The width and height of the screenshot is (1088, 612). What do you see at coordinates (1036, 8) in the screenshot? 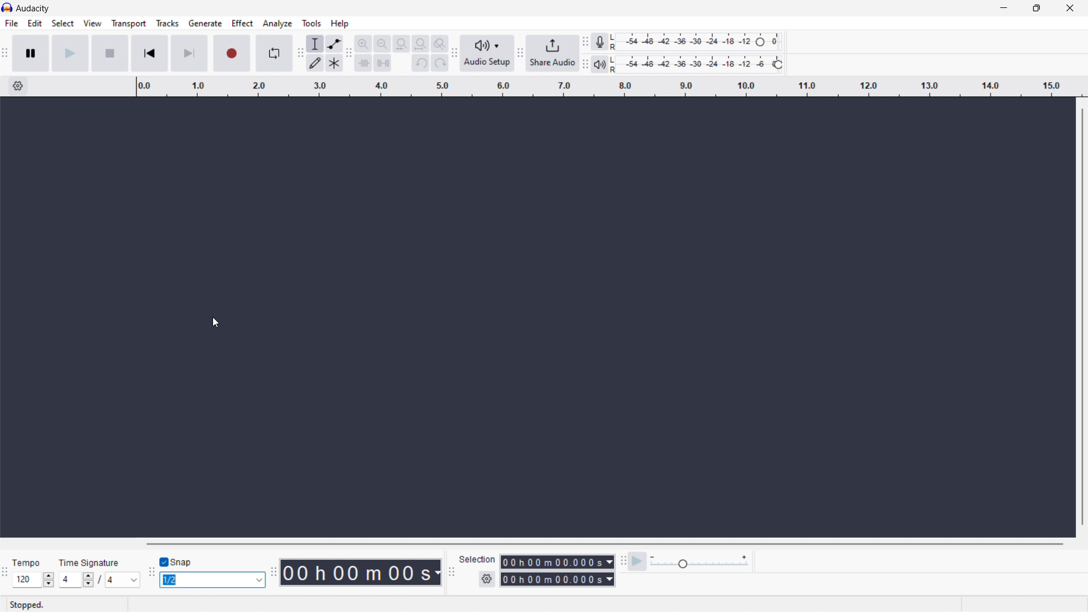
I see `Minimize/Restore` at bounding box center [1036, 8].